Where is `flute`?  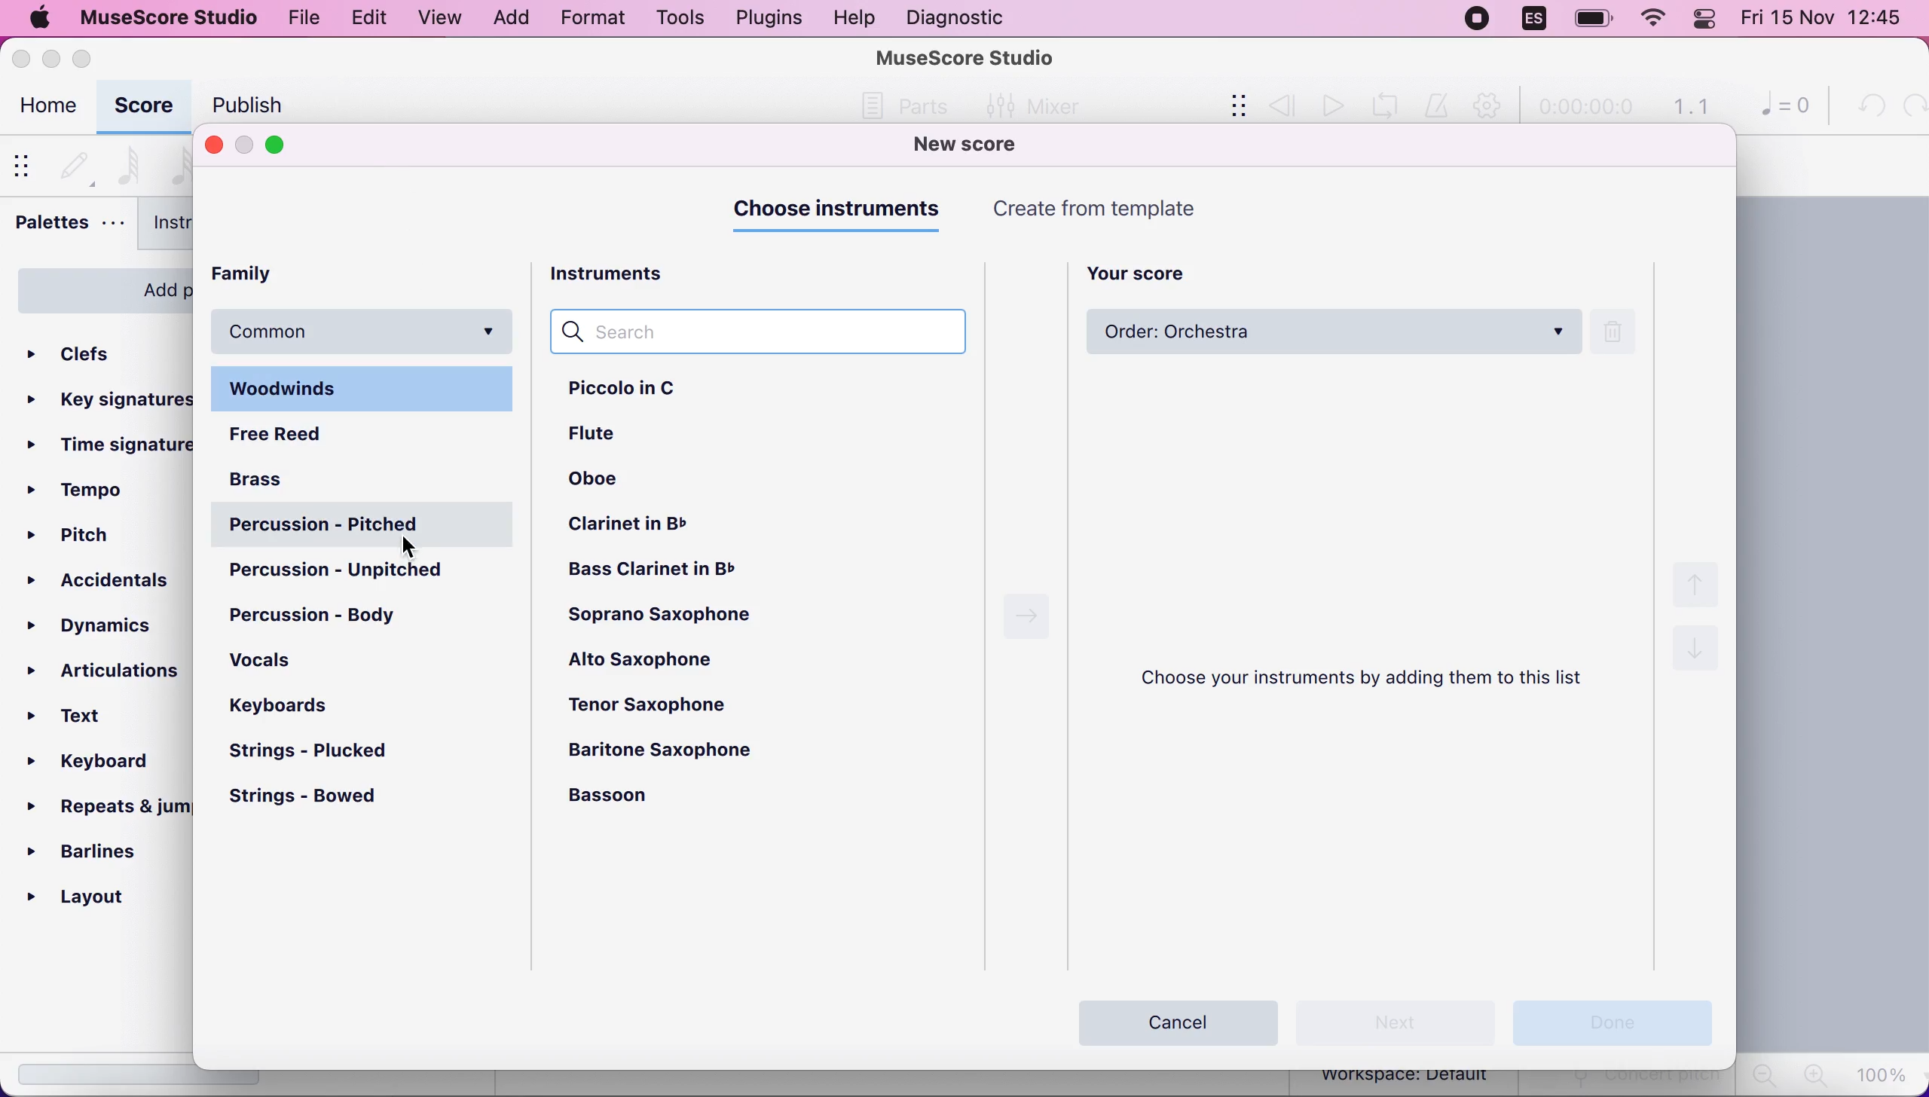
flute is located at coordinates (601, 435).